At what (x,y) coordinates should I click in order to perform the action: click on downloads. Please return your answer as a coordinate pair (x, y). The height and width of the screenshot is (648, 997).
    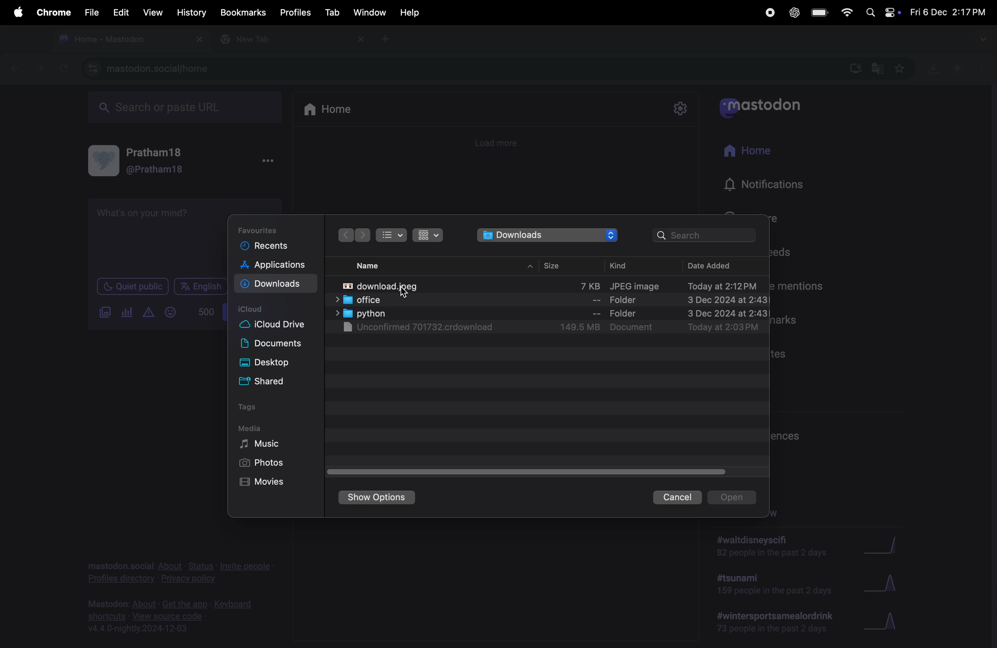
    Looking at the image, I should click on (933, 67).